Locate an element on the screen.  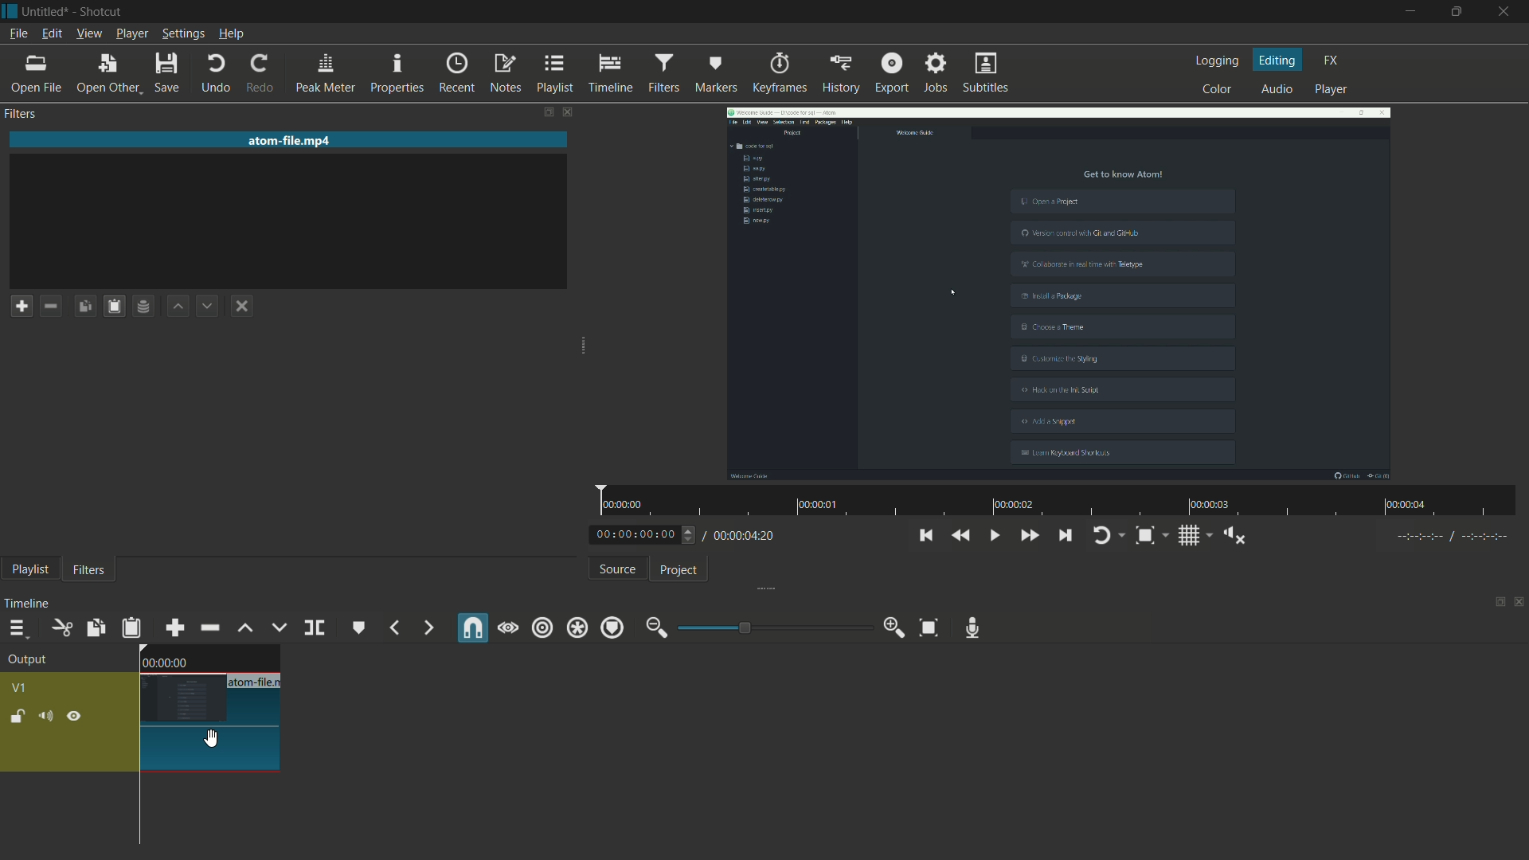
quickly play backward is located at coordinates (961, 535).